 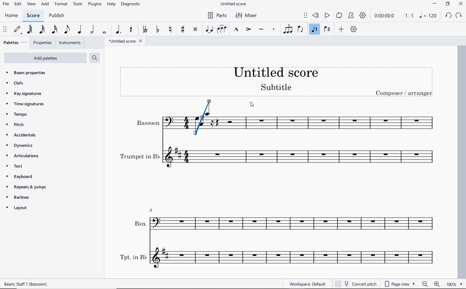 I want to click on time signatures, so click(x=24, y=104).